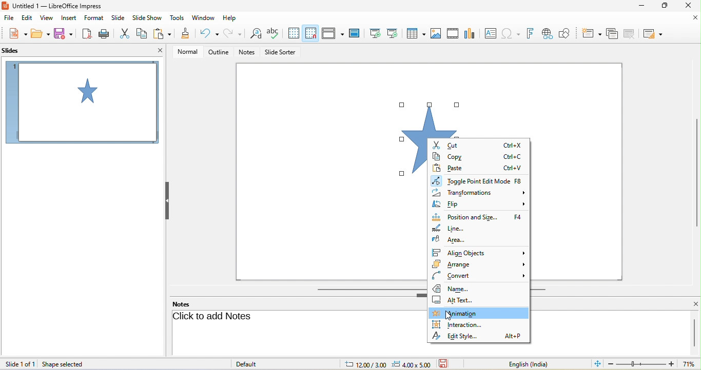  What do you see at coordinates (491, 33) in the screenshot?
I see `text box` at bounding box center [491, 33].